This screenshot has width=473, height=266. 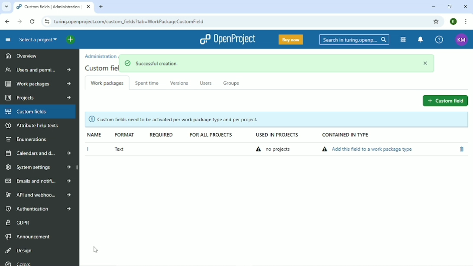 What do you see at coordinates (137, 22) in the screenshot?
I see `turing.openproject.com/projects/dd/settings/custom_fields` at bounding box center [137, 22].